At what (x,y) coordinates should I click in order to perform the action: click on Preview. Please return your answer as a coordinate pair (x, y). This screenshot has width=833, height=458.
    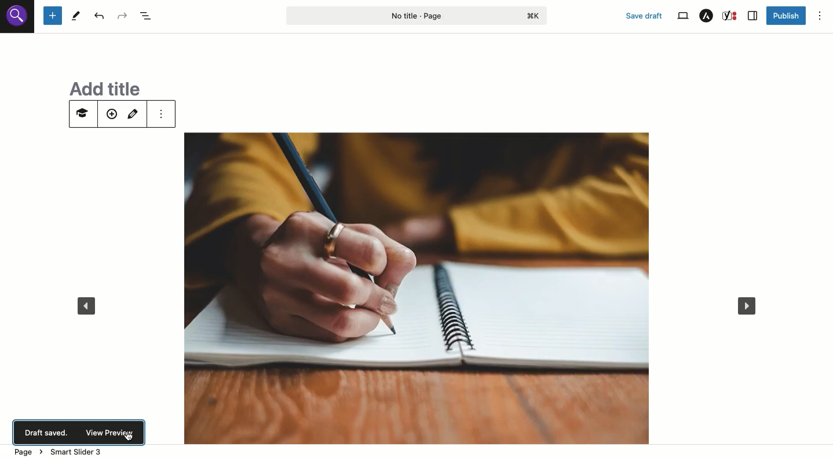
    Looking at the image, I should click on (108, 434).